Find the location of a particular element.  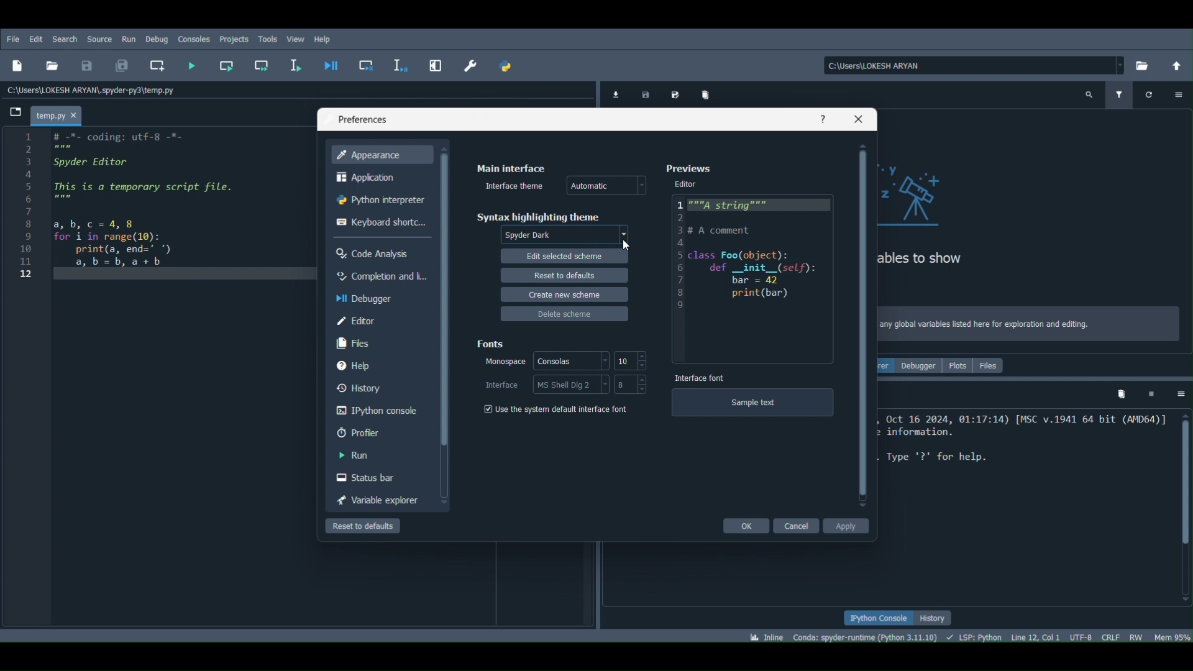

Remove all variables is located at coordinates (711, 98).